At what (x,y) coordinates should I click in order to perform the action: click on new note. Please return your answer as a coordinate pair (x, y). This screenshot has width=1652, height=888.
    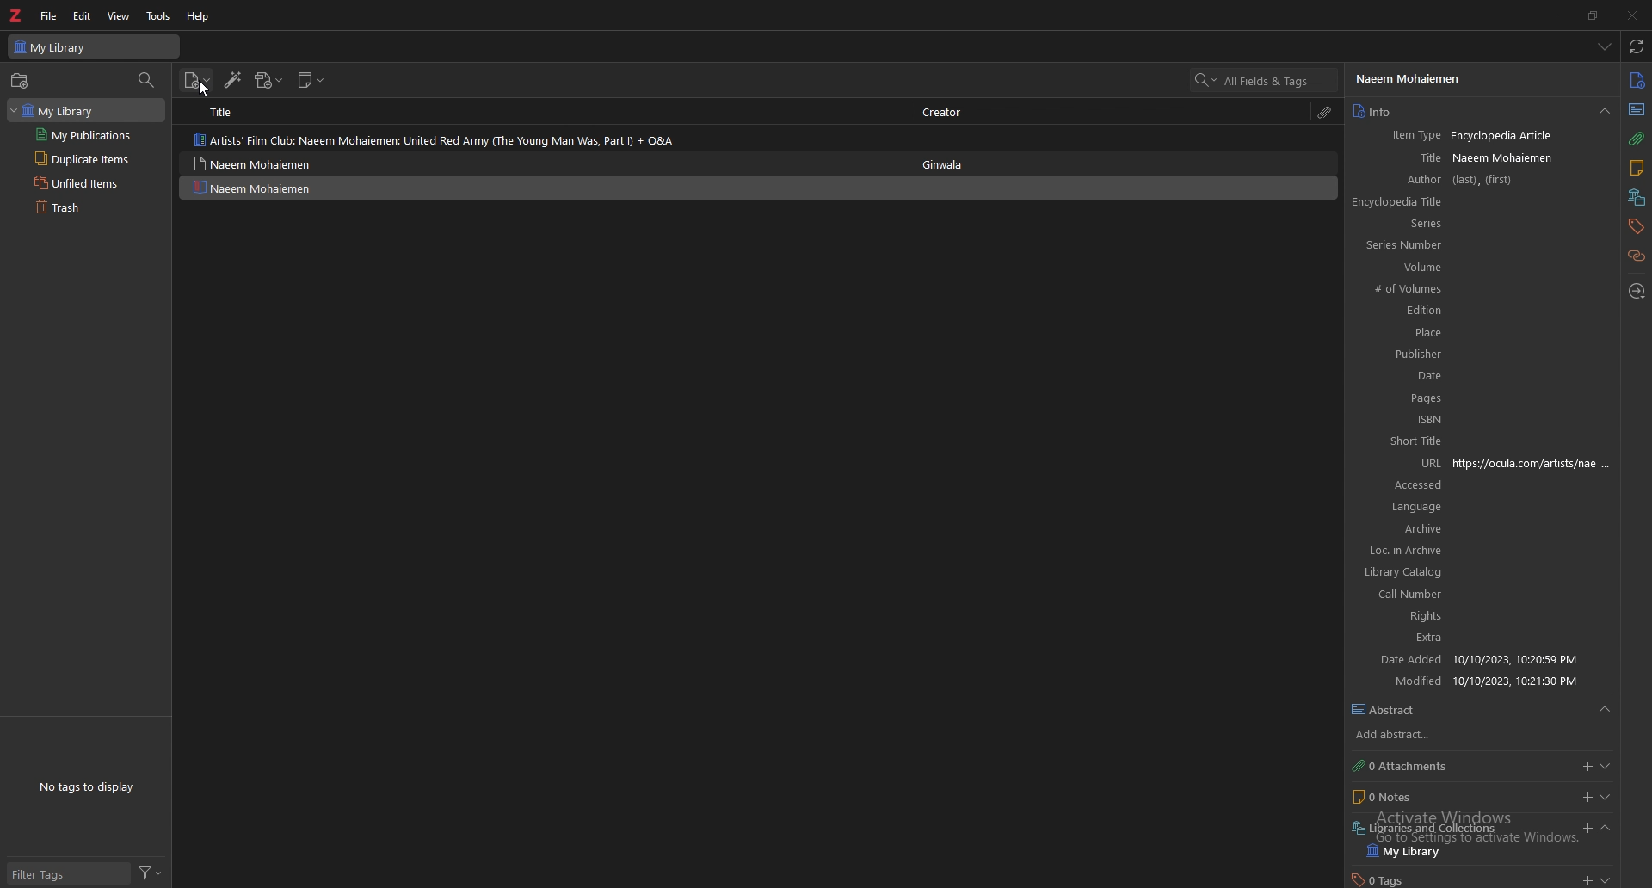
    Looking at the image, I should click on (312, 80).